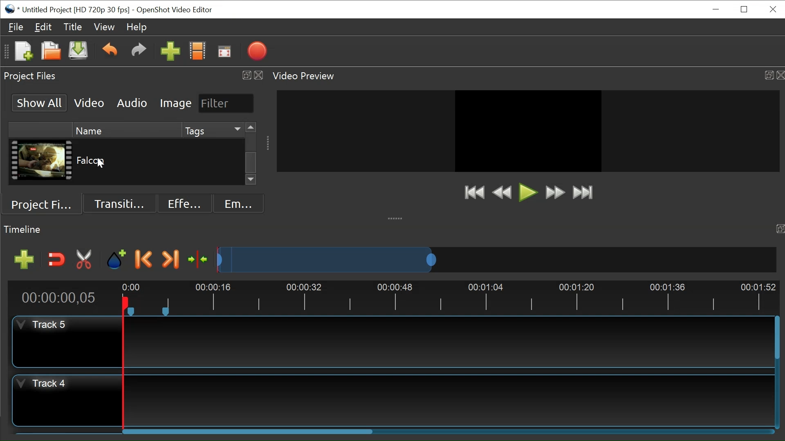  Describe the element at coordinates (85, 260) in the screenshot. I see `Razor` at that location.